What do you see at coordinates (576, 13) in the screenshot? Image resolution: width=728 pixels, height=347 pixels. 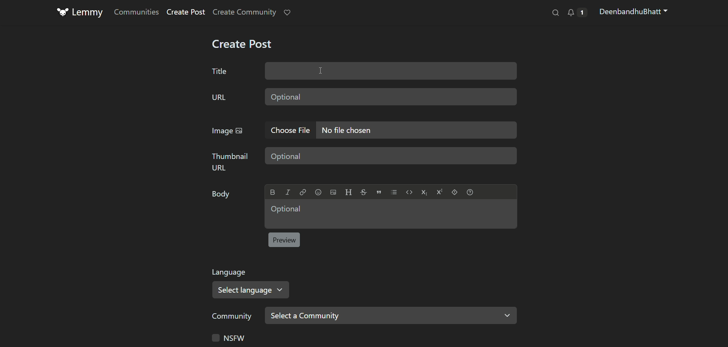 I see `notification` at bounding box center [576, 13].